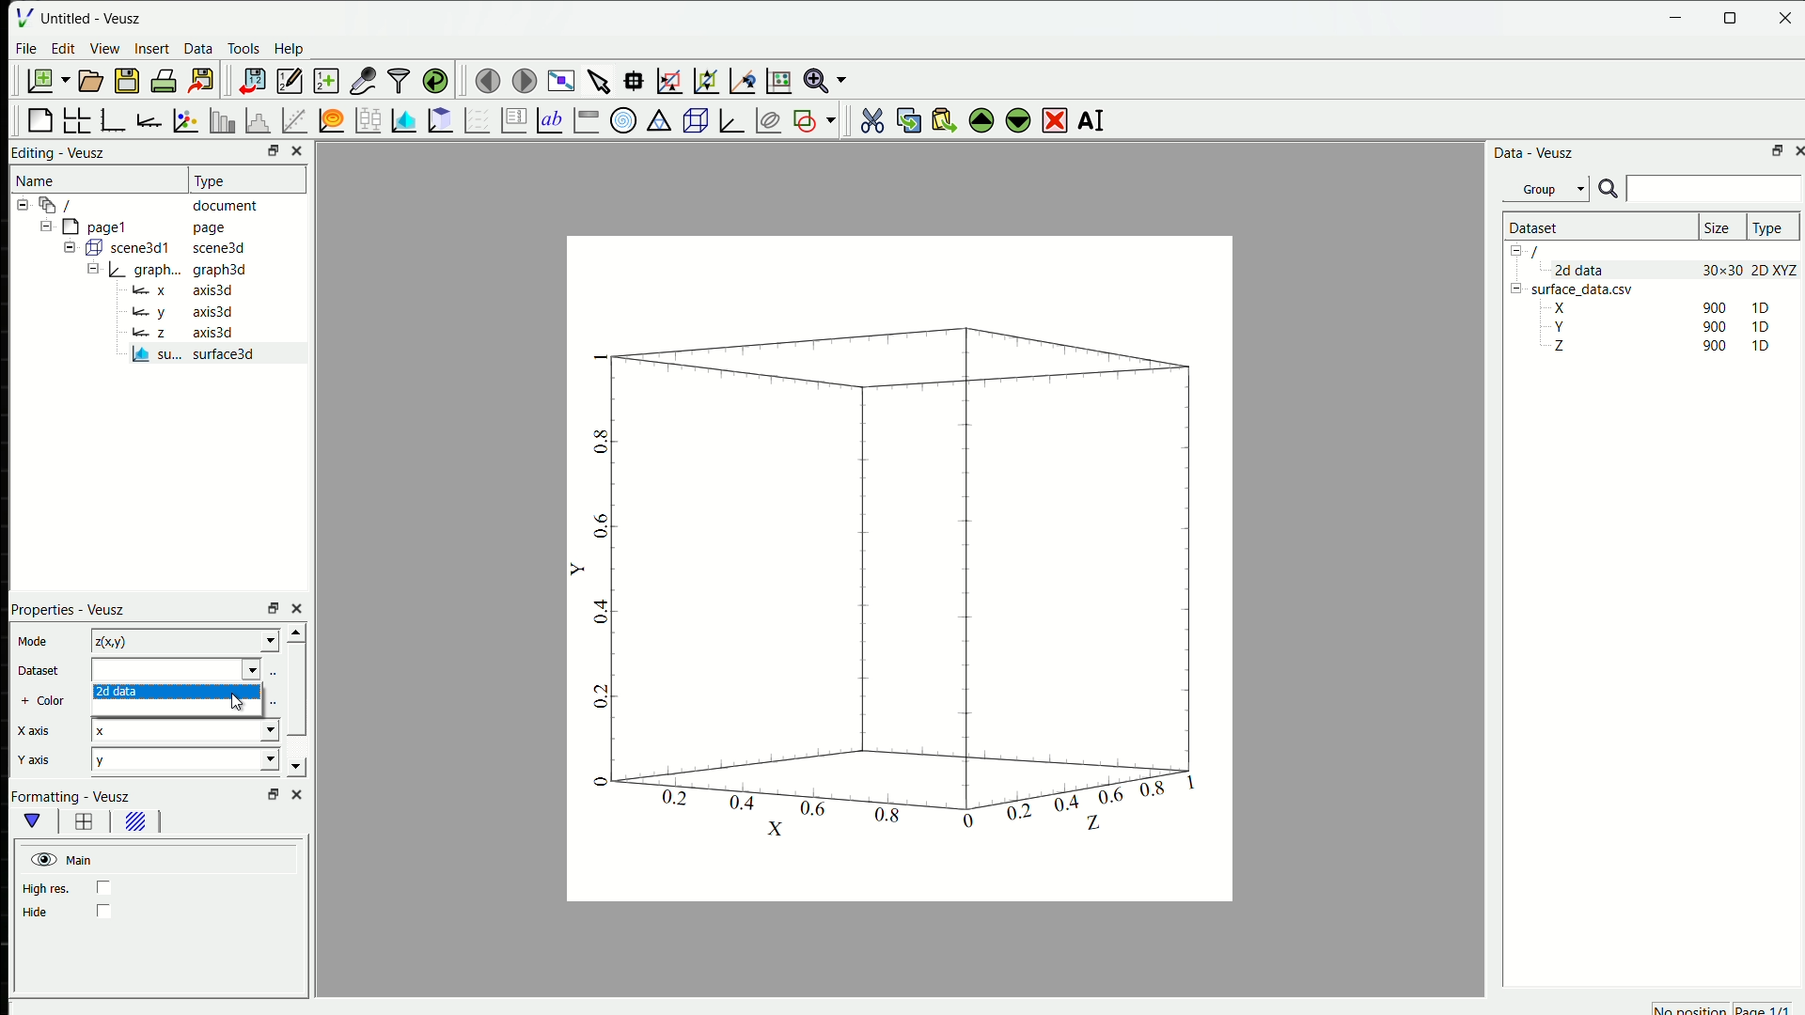  Describe the element at coordinates (133, 247) in the screenshot. I see `` at that location.